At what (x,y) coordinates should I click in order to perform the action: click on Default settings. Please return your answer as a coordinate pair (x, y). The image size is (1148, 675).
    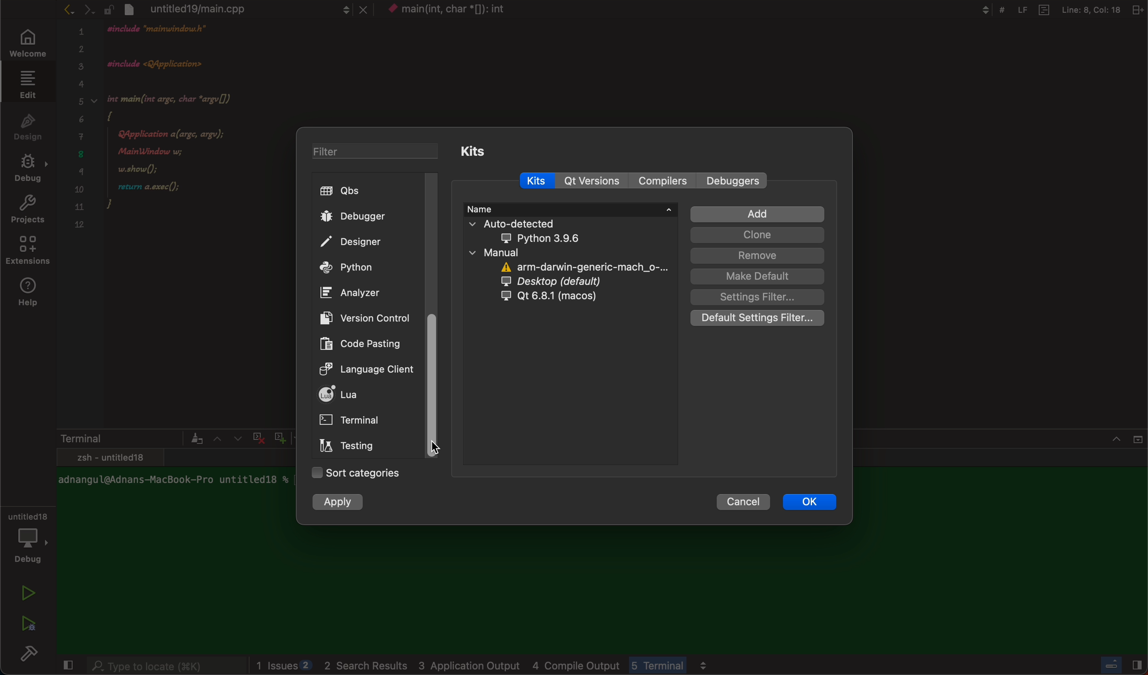
    Looking at the image, I should click on (759, 318).